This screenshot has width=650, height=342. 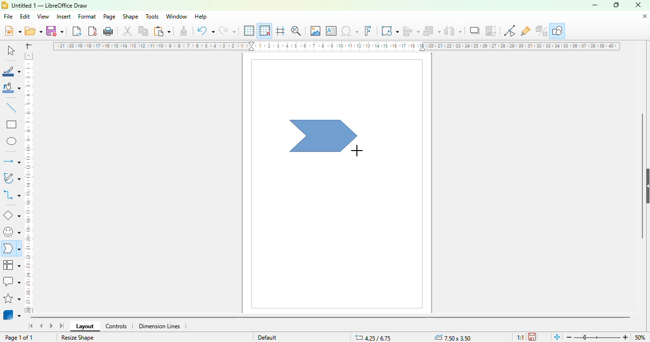 What do you see at coordinates (11, 232) in the screenshot?
I see `symbol shapes` at bounding box center [11, 232].